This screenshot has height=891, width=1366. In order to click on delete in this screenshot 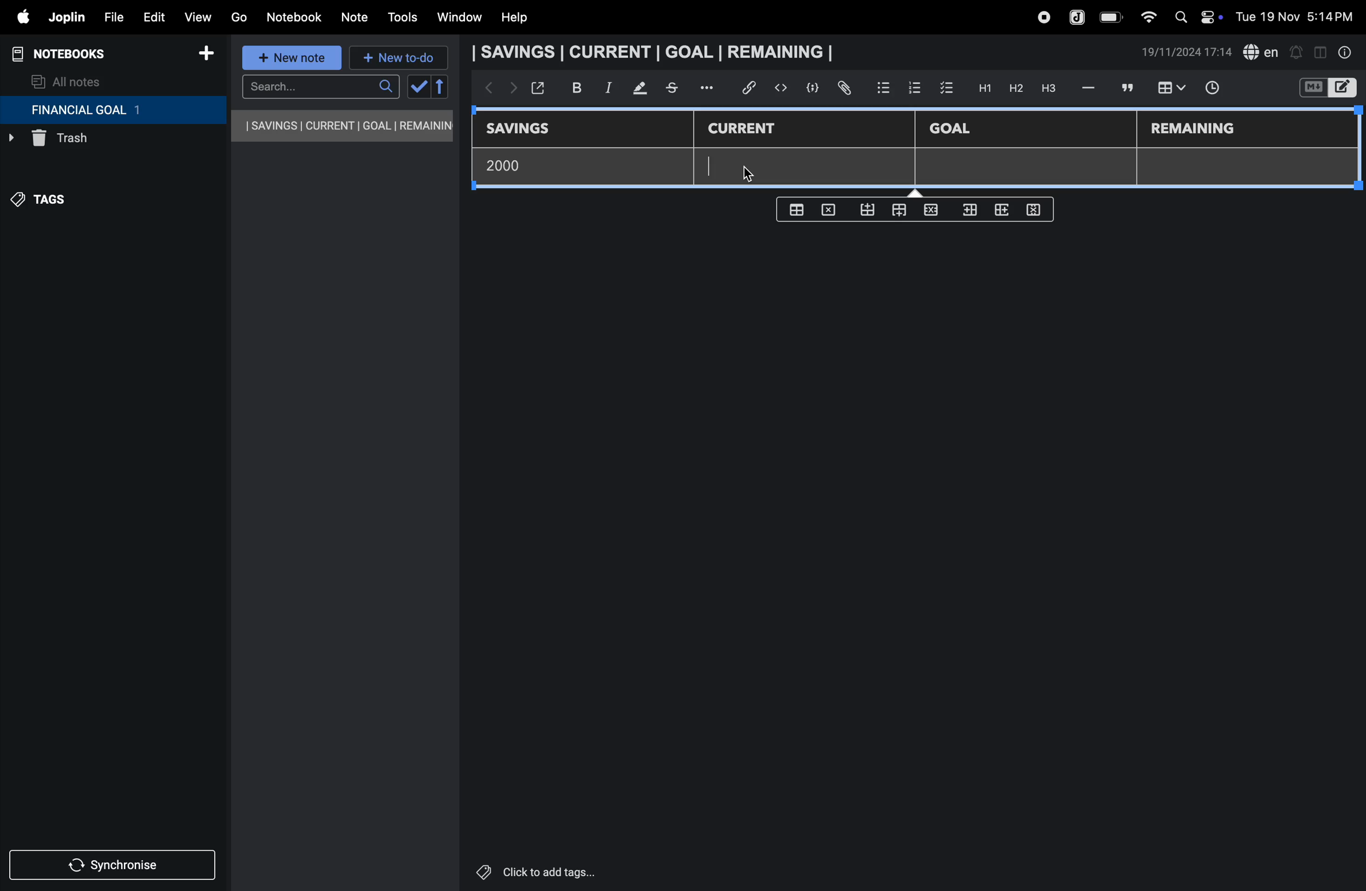, I will do `click(832, 209)`.